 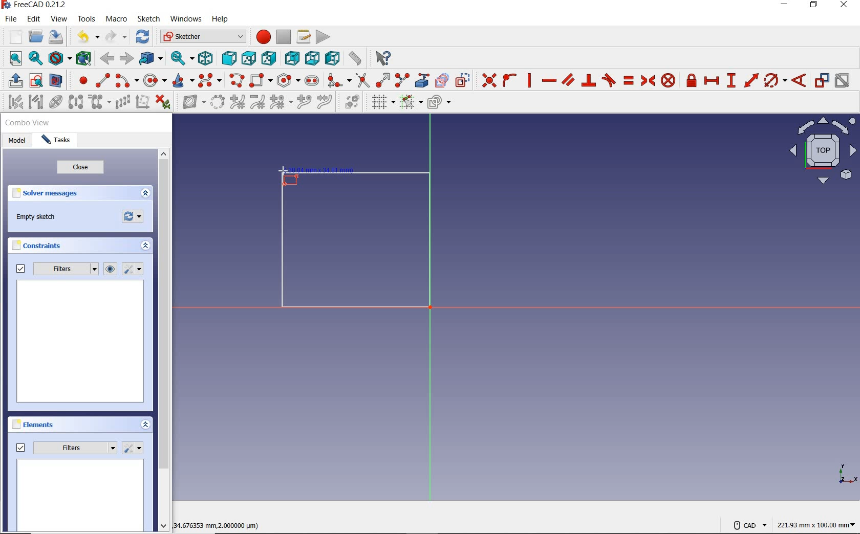 What do you see at coordinates (111, 269) in the screenshot?
I see `show or hide all listed constraints from 3D view` at bounding box center [111, 269].